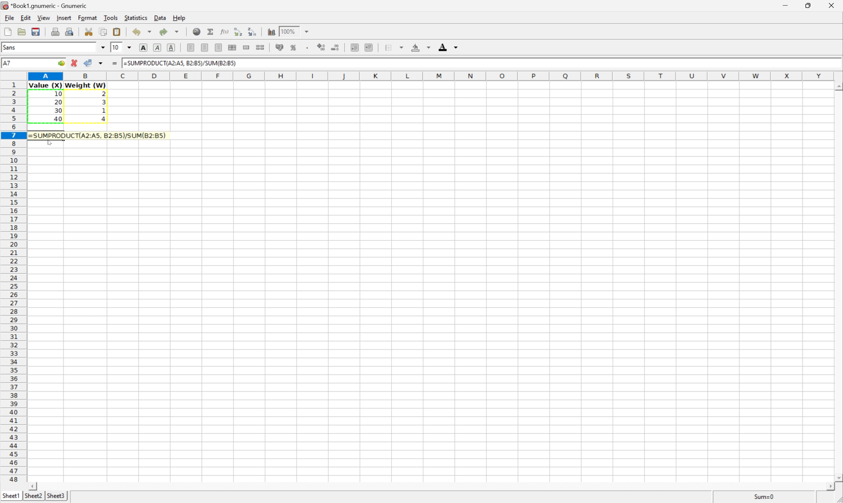 The image size is (843, 503). I want to click on Cut selection, so click(88, 32).